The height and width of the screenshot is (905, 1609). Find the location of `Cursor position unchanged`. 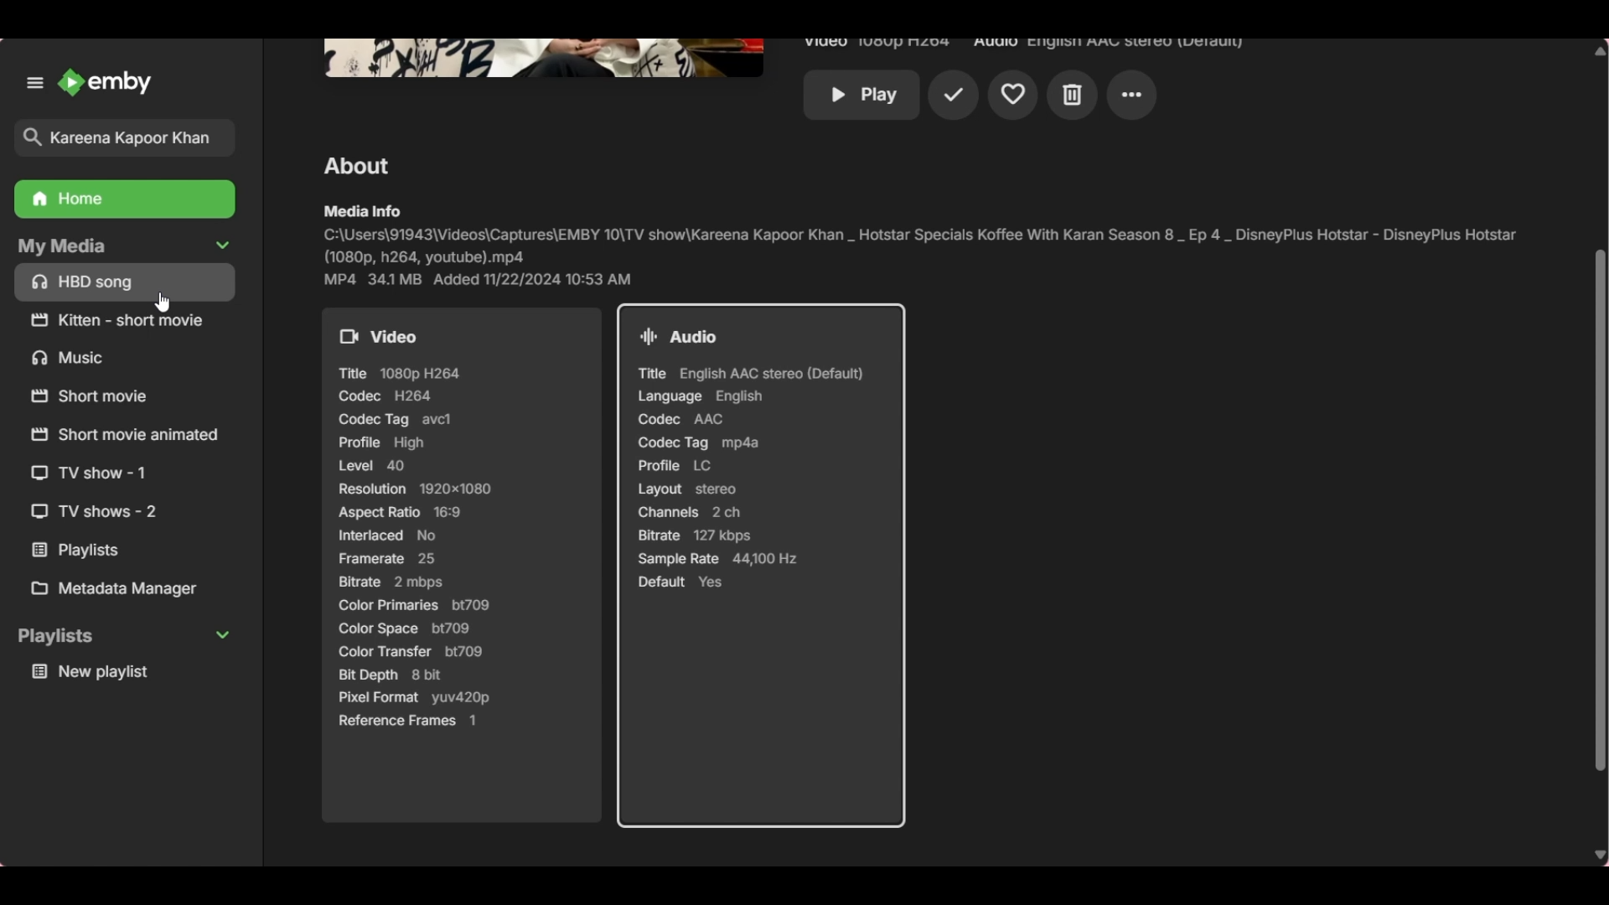

Cursor position unchanged is located at coordinates (163, 302).